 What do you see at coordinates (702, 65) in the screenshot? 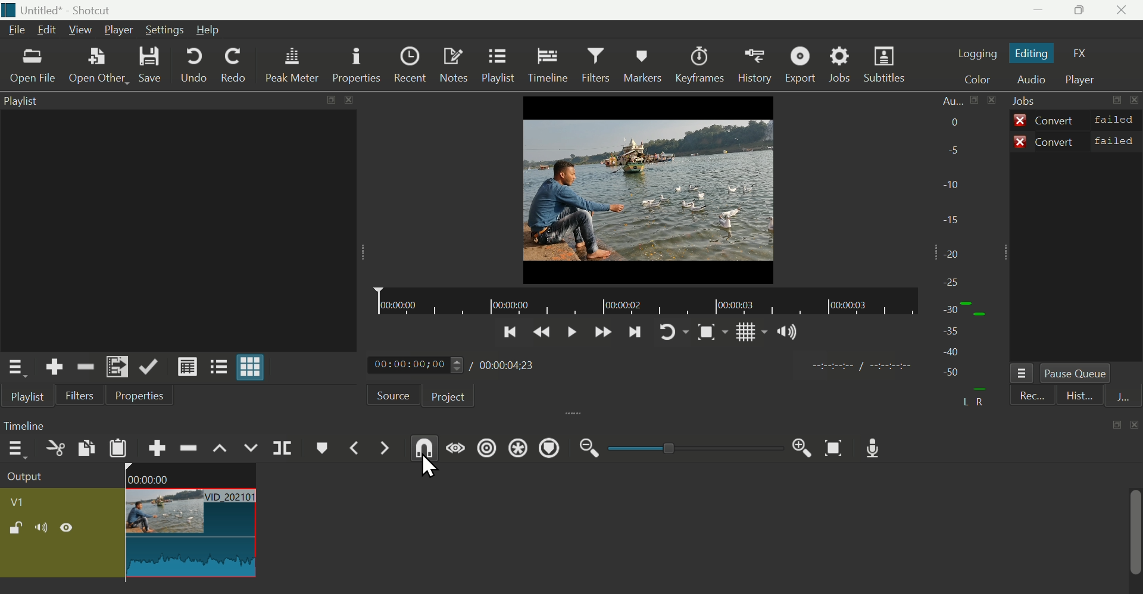
I see `Keeyframes` at bounding box center [702, 65].